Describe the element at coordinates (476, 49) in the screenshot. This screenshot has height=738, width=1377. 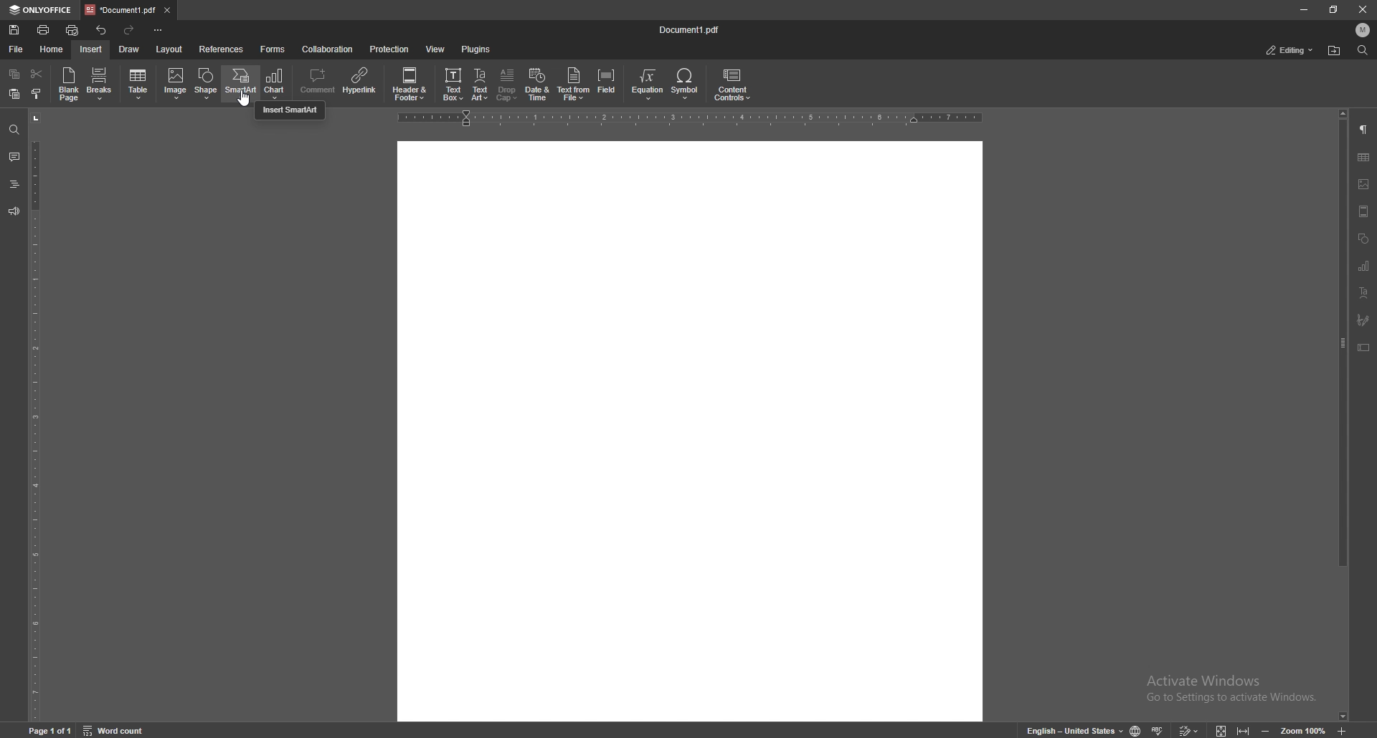
I see `plugins` at that location.